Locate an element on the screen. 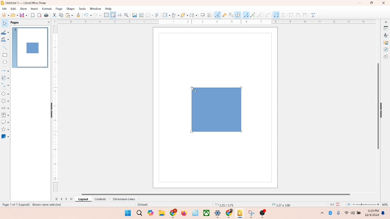  hide is located at coordinates (50, 111).